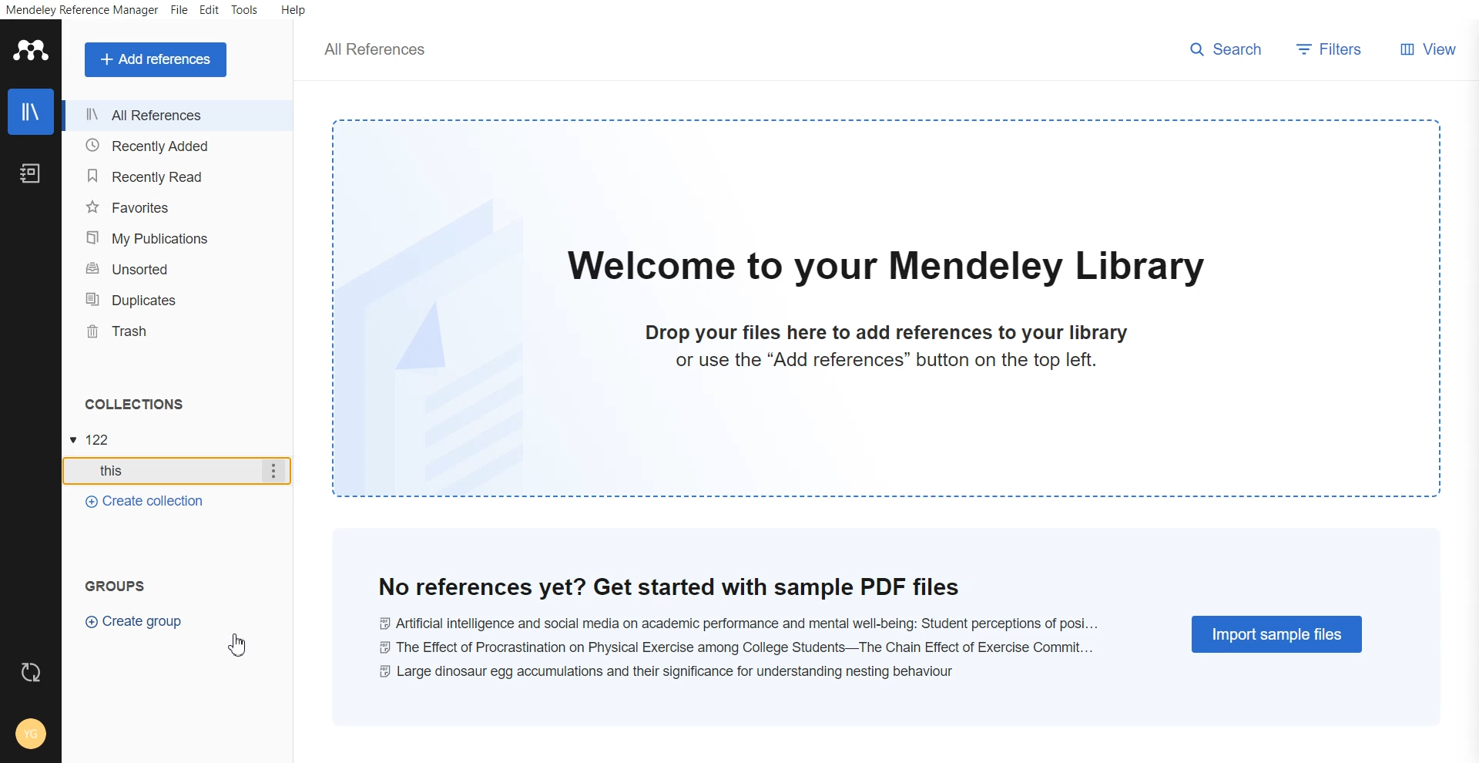 The width and height of the screenshot is (1479, 763). What do you see at coordinates (890, 361) in the screenshot?
I see `or use the "Add references" button on the top left.` at bounding box center [890, 361].